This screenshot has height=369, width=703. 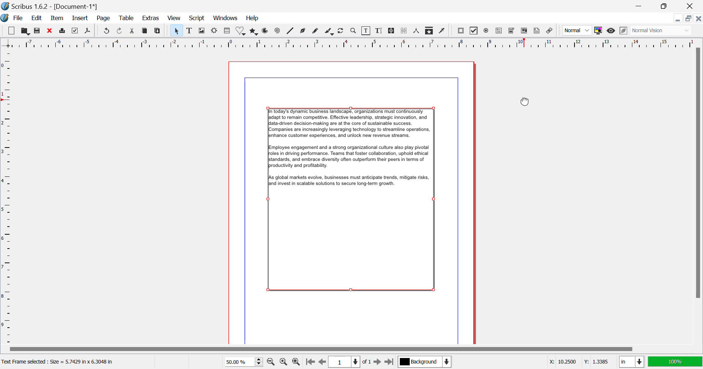 What do you see at coordinates (429, 30) in the screenshot?
I see `Copy Item Properties` at bounding box center [429, 30].